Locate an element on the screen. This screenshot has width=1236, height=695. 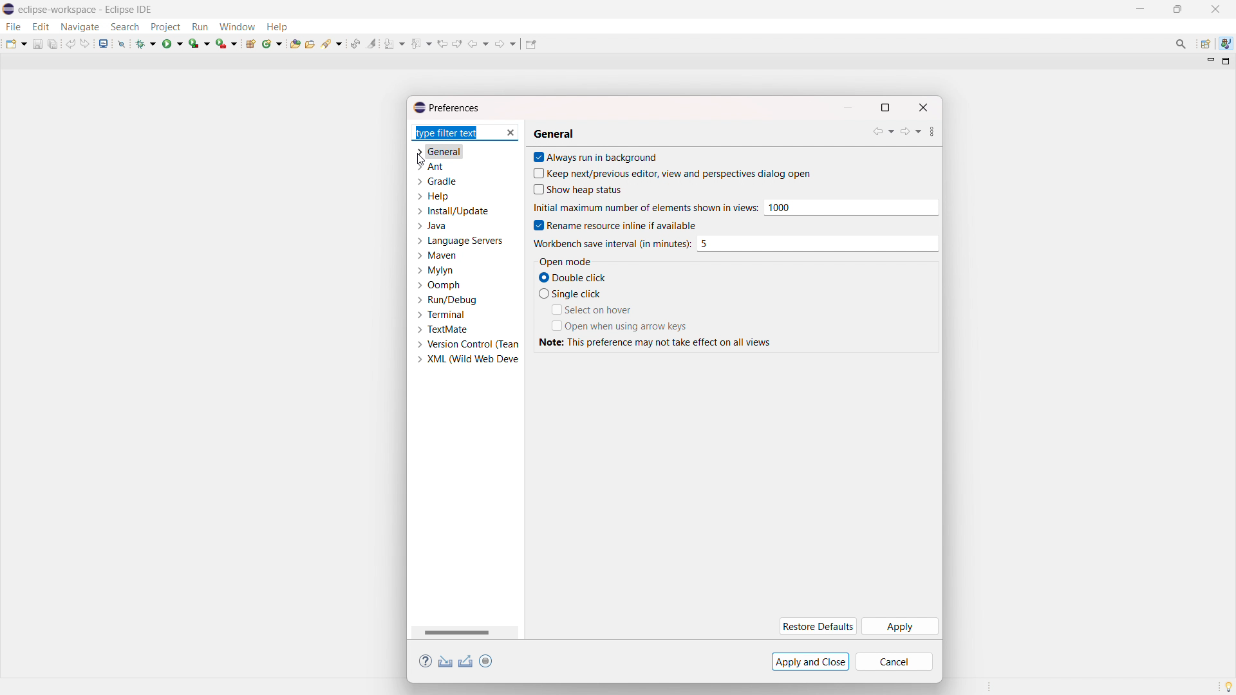
cursor is located at coordinates (612, 244).